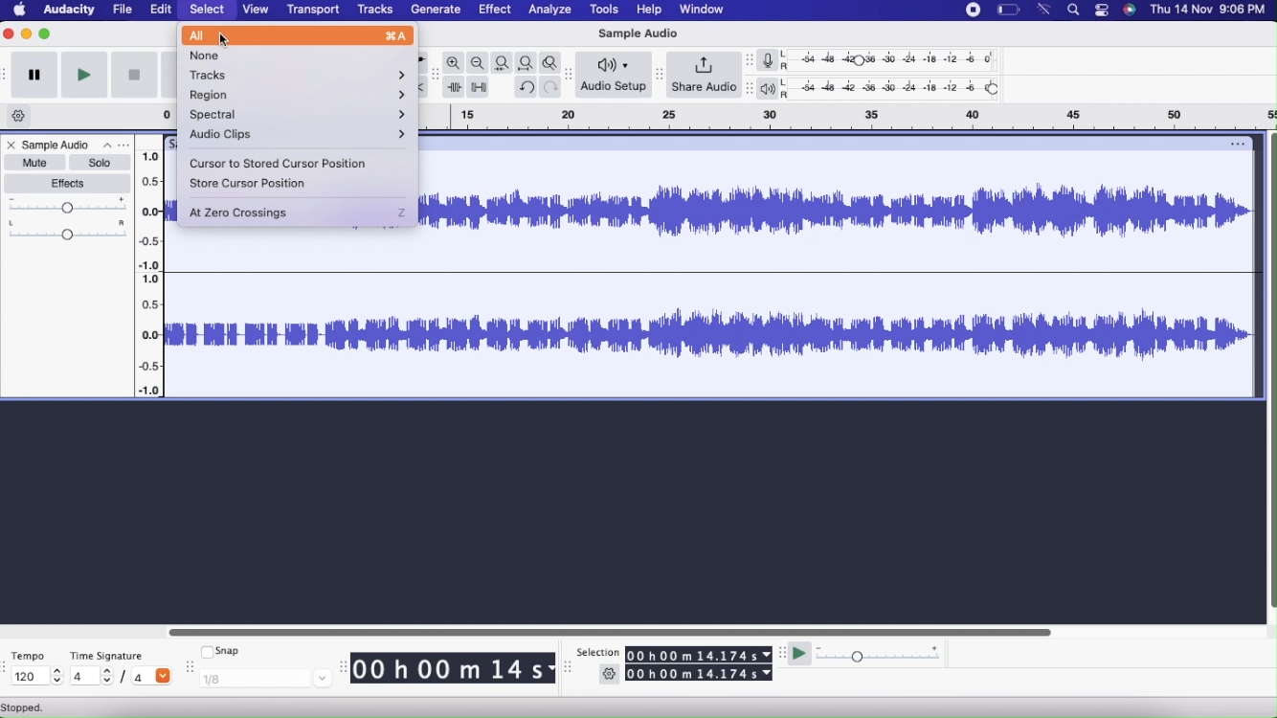  I want to click on 120, so click(38, 676).